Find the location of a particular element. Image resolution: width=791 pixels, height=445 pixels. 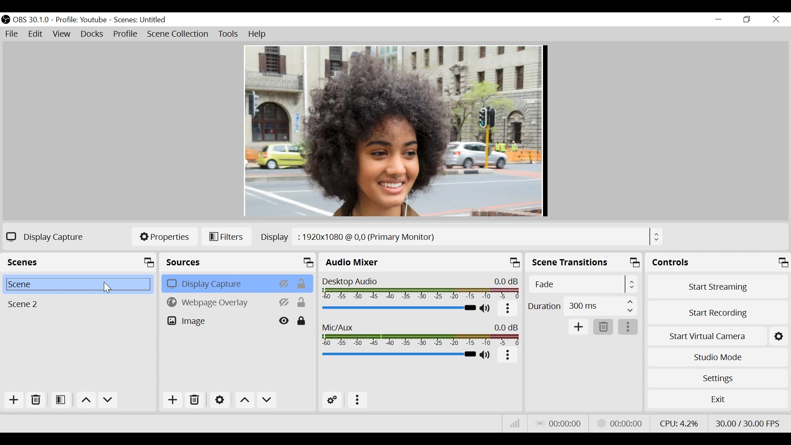

Move up is located at coordinates (244, 400).